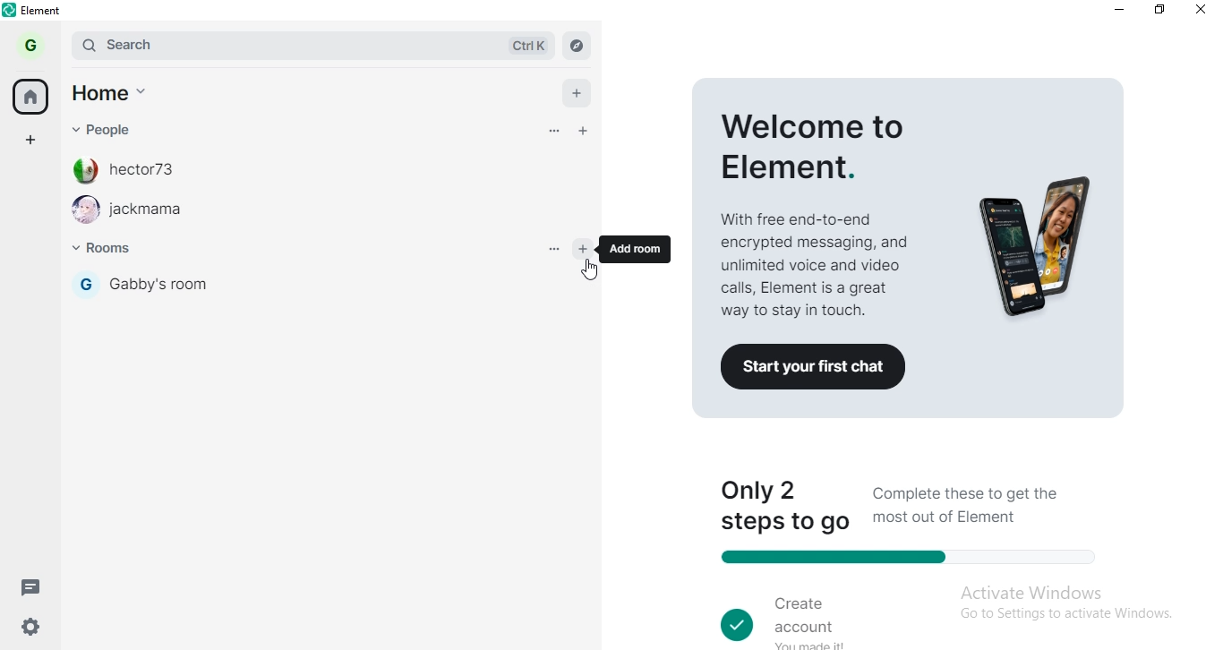 This screenshot has width=1223, height=650. I want to click on rooms, so click(103, 250).